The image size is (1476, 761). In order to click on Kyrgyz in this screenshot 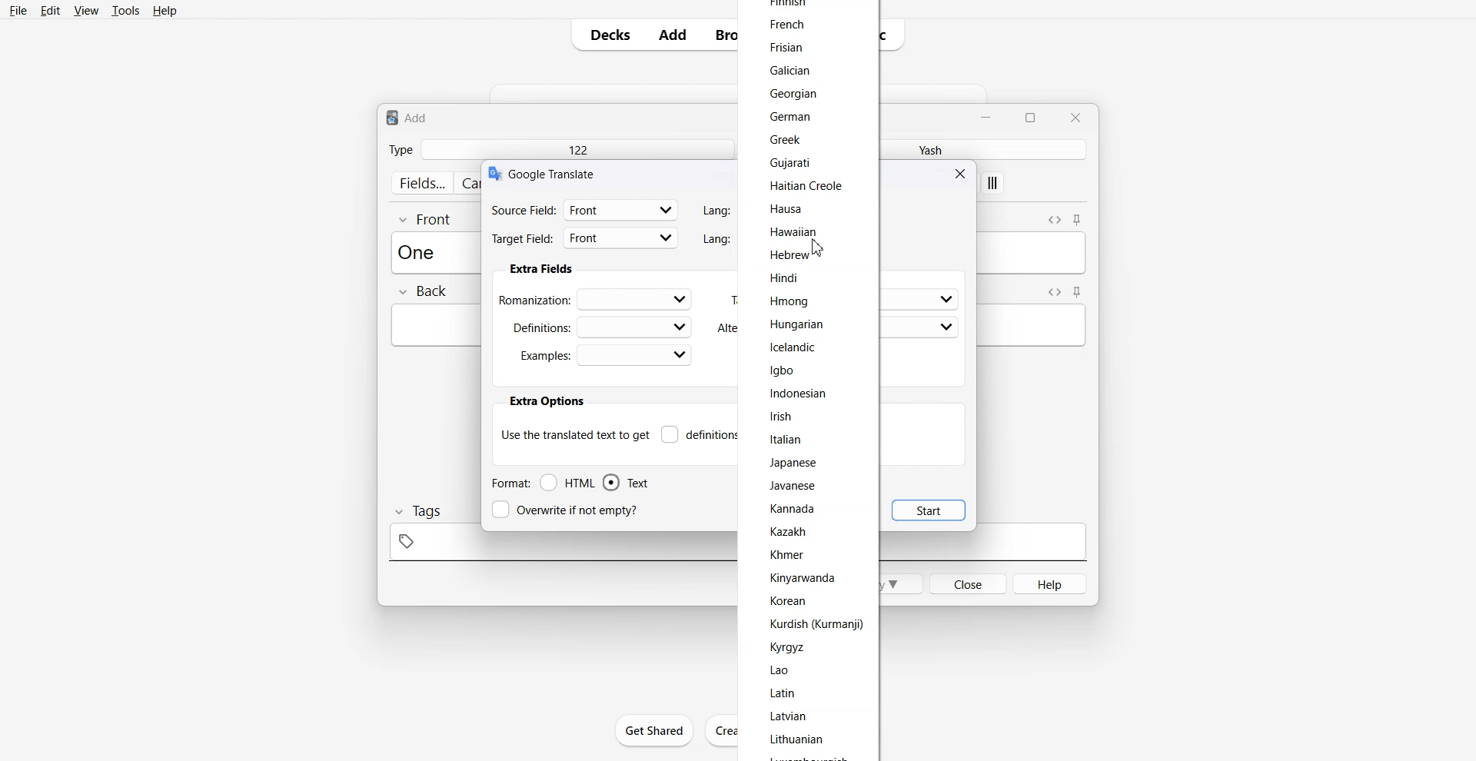, I will do `click(787, 647)`.